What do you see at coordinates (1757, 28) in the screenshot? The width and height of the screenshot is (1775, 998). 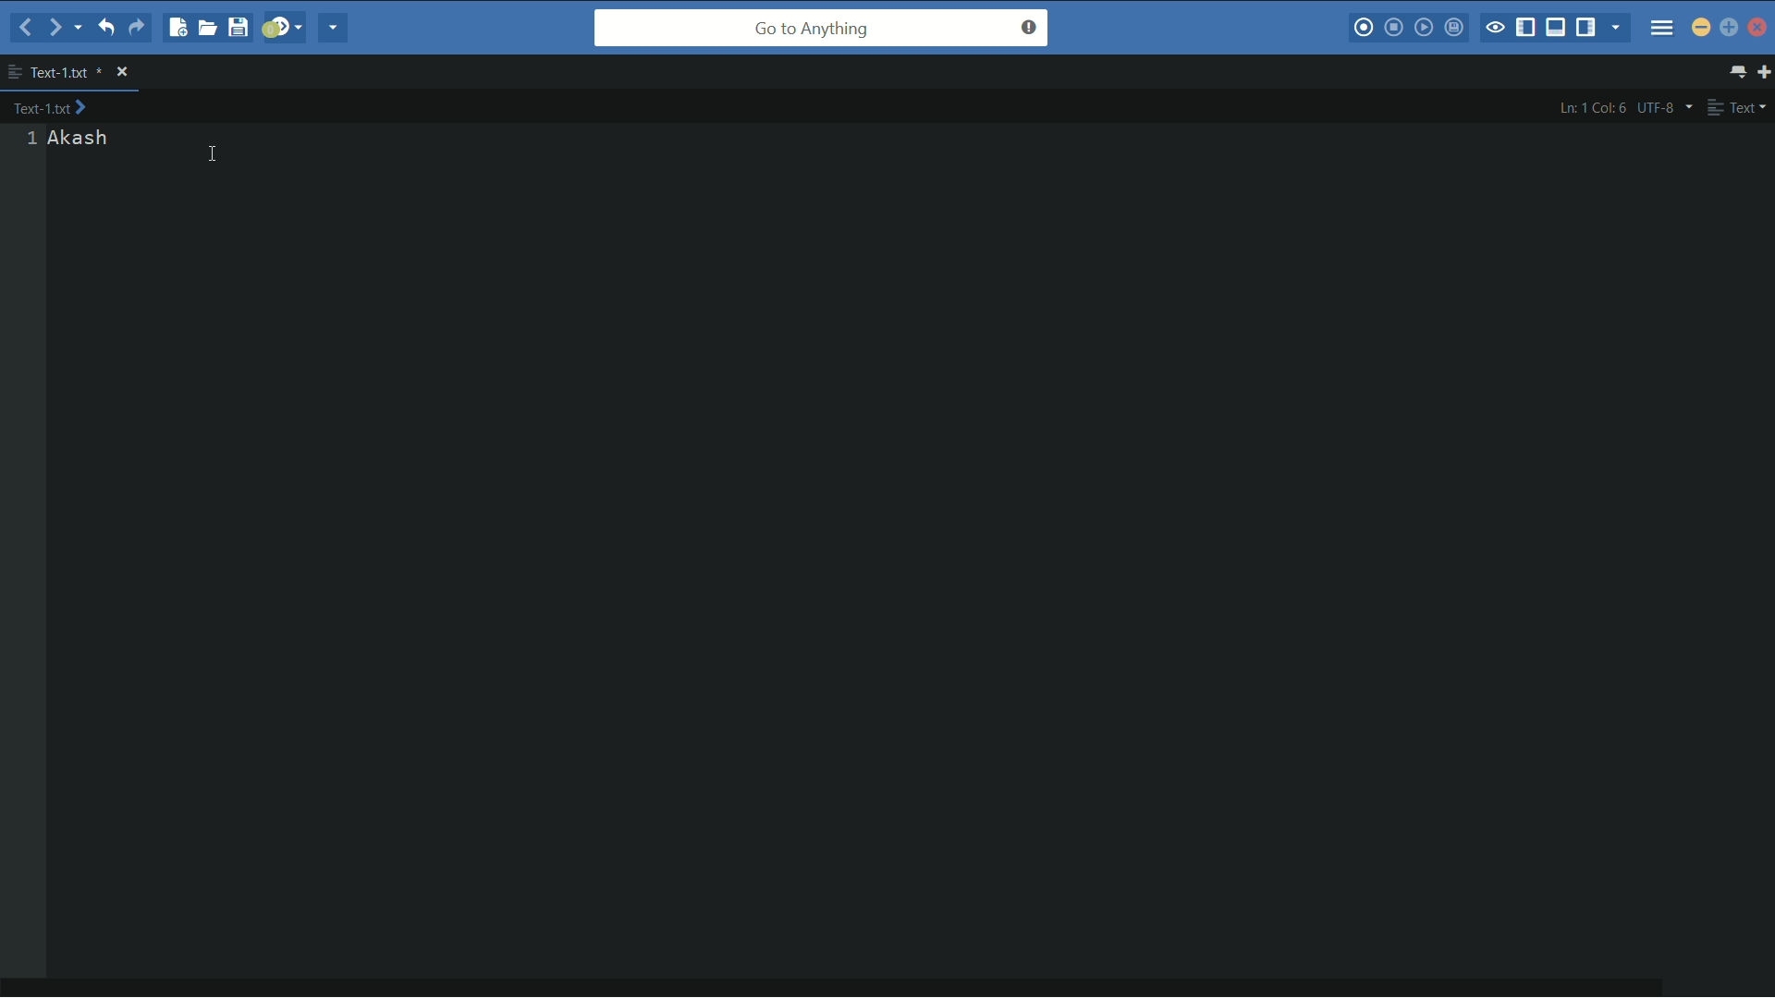 I see `close app` at bounding box center [1757, 28].